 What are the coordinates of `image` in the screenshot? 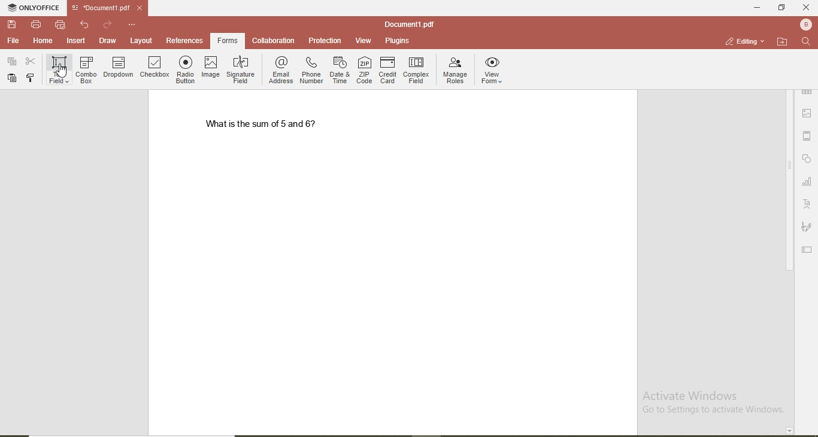 It's located at (808, 114).